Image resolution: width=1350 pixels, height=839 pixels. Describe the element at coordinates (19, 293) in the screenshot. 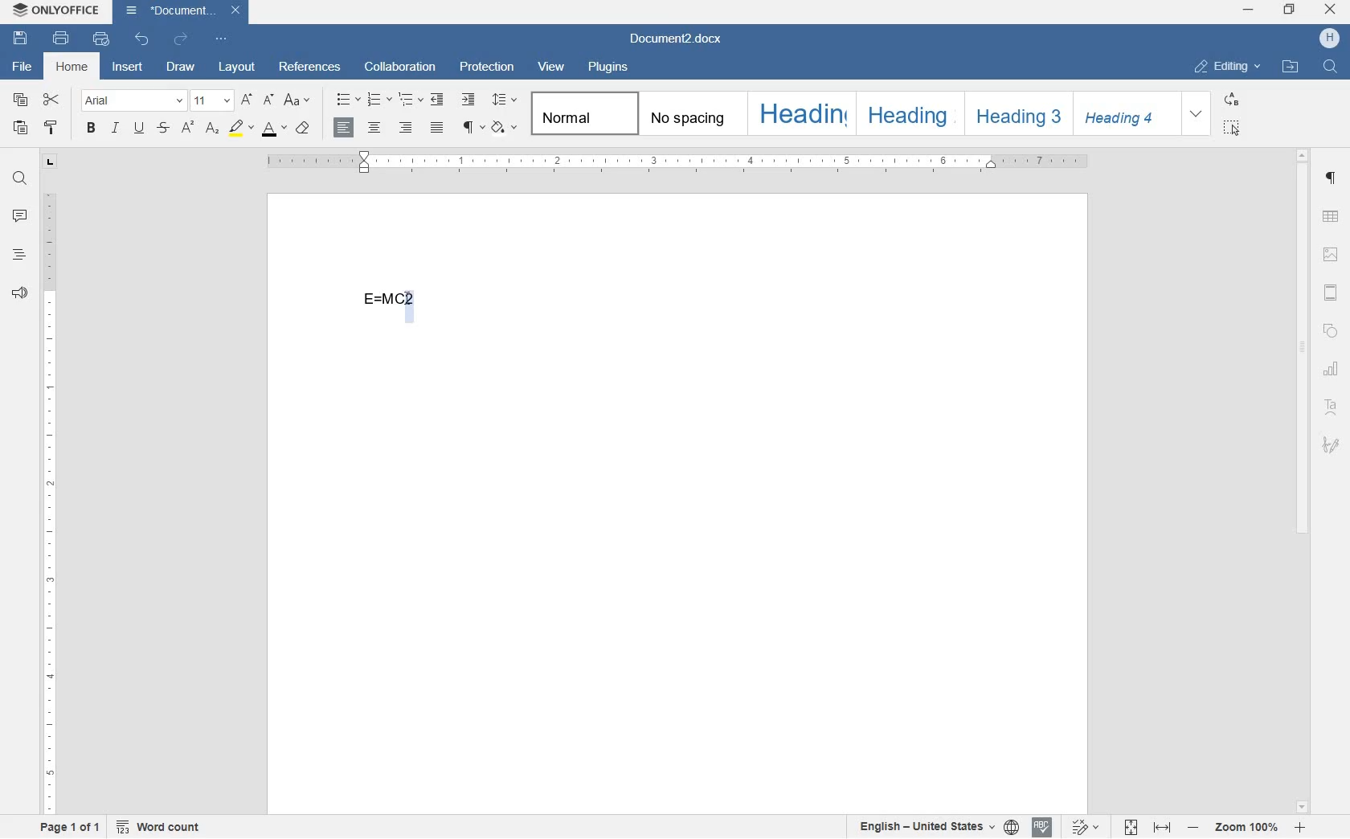

I see `feedback & support` at that location.